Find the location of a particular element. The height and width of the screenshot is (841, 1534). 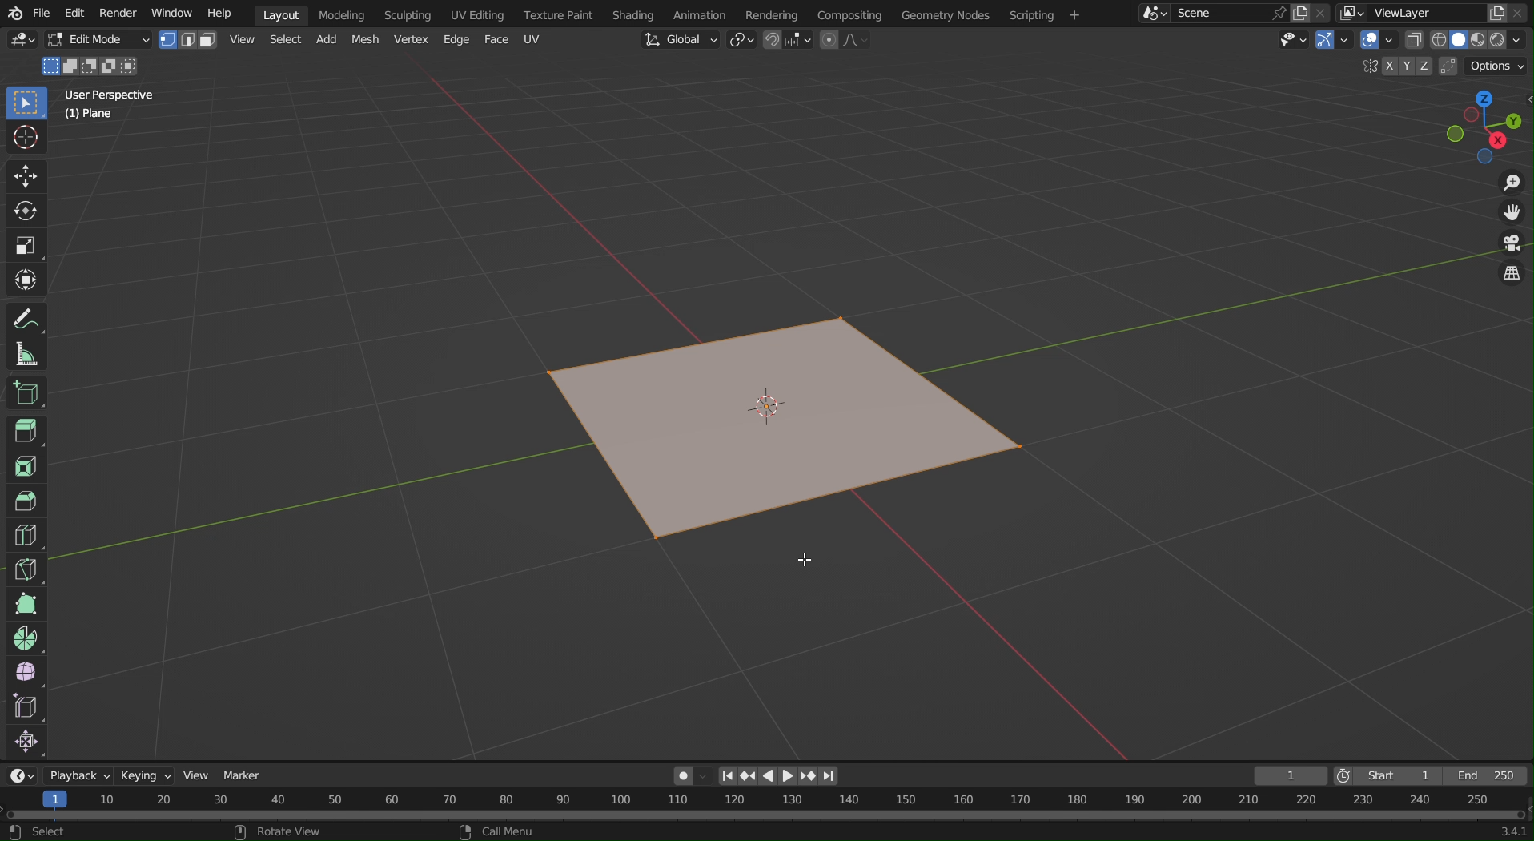

Editor Type is located at coordinates (20, 42).